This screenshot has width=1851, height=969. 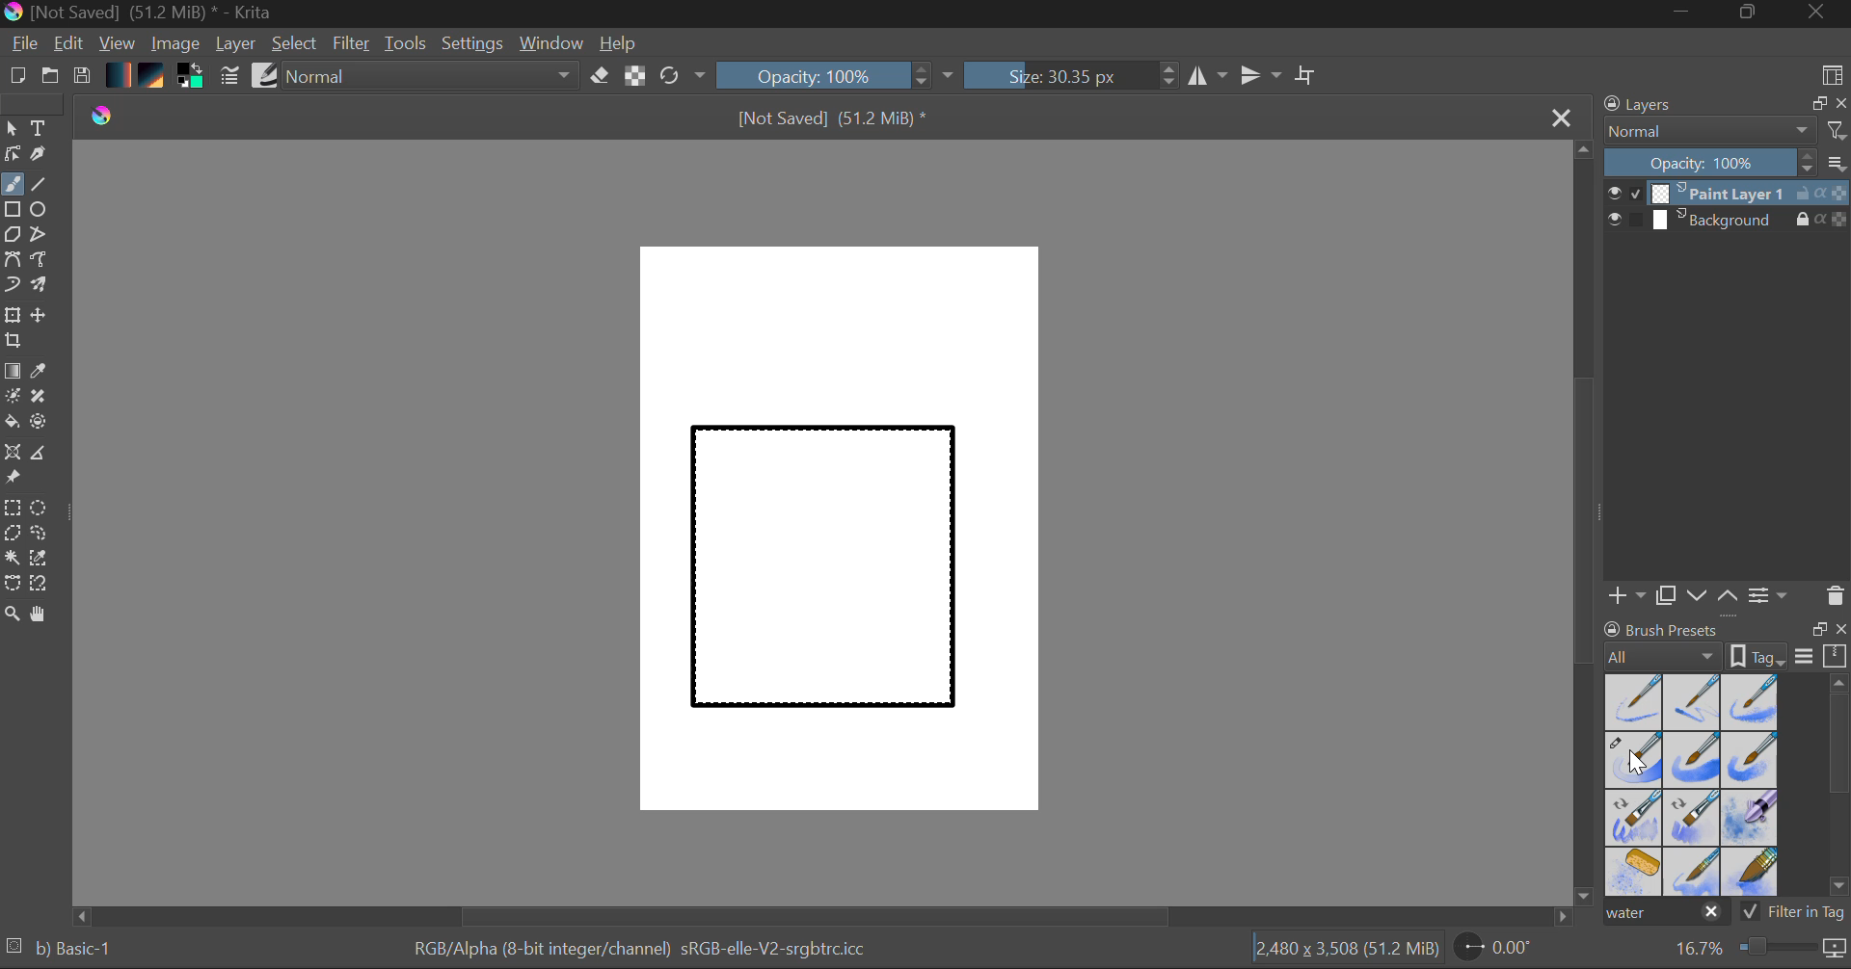 I want to click on Layer 1, so click(x=1729, y=196).